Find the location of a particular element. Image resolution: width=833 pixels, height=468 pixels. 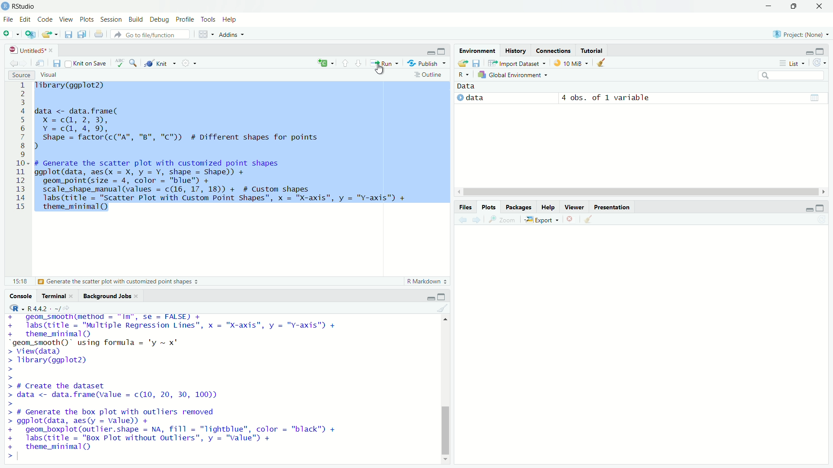

Remove current plot is located at coordinates (570, 219).